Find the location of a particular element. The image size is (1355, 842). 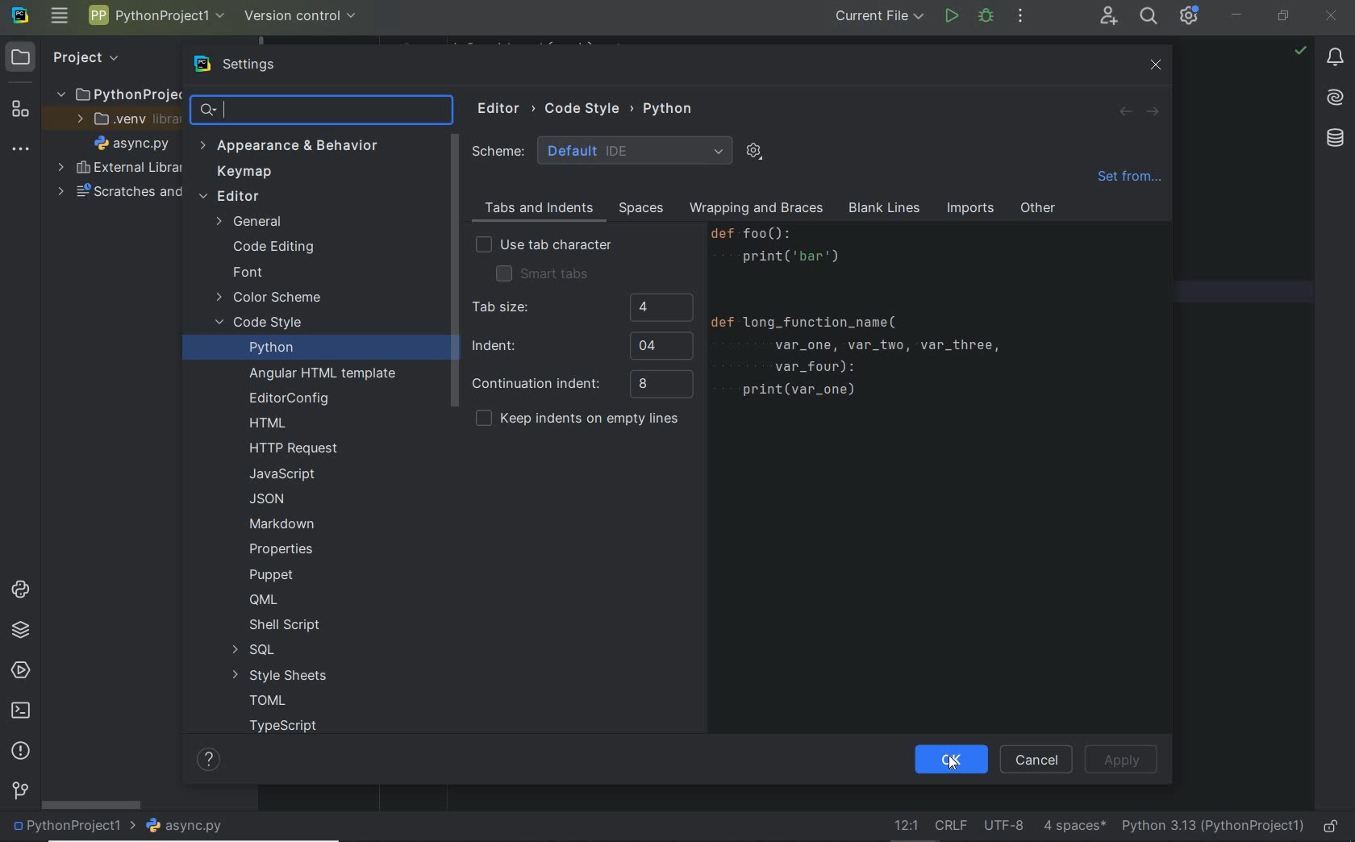

wrapping and braces is located at coordinates (754, 210).